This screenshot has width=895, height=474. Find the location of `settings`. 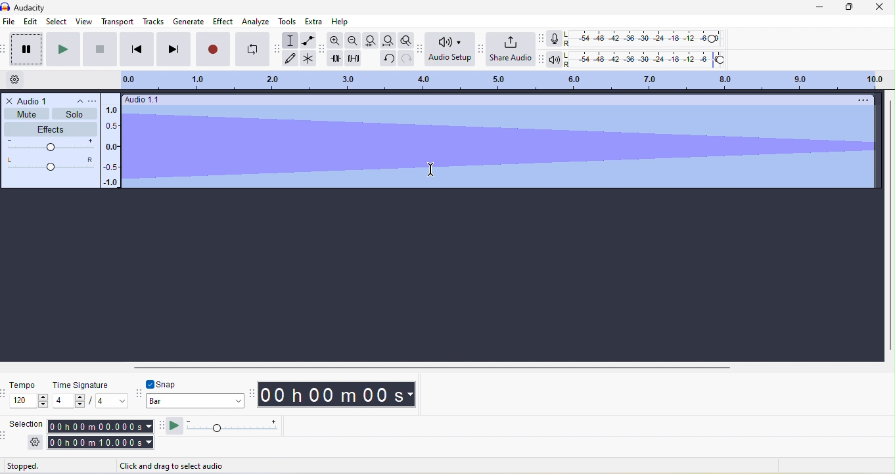

settings is located at coordinates (35, 442).